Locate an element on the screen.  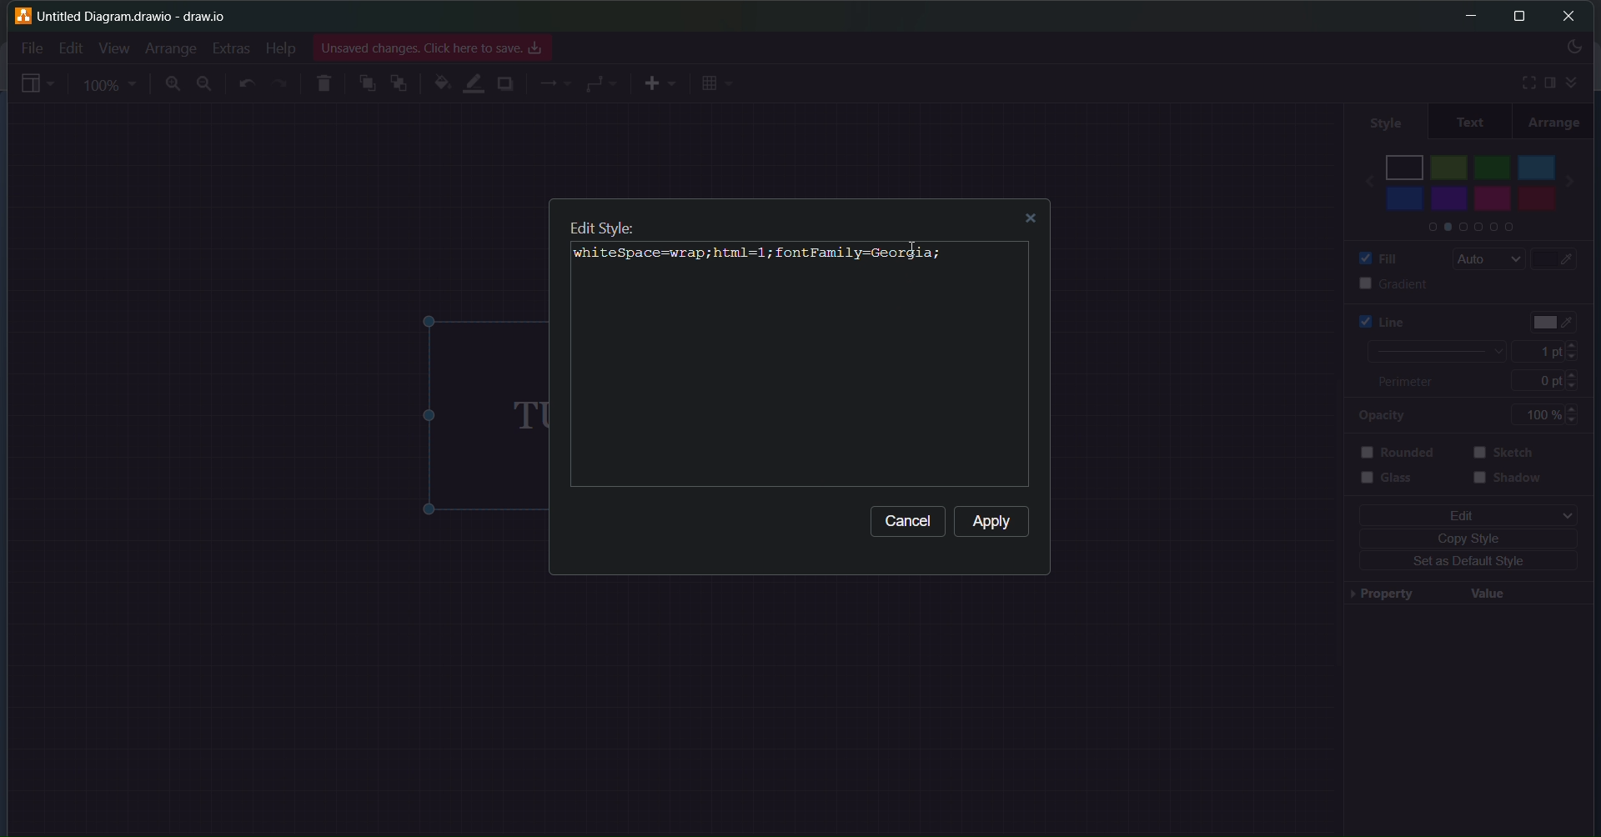
copy style is located at coordinates (1472, 538).